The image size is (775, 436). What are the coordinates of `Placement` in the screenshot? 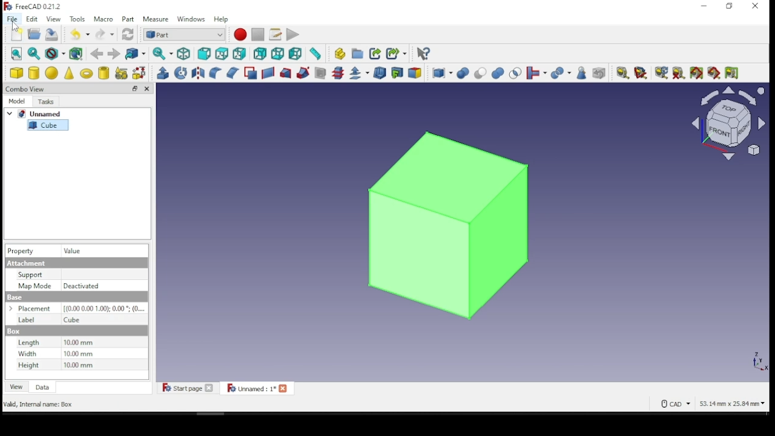 It's located at (33, 309).